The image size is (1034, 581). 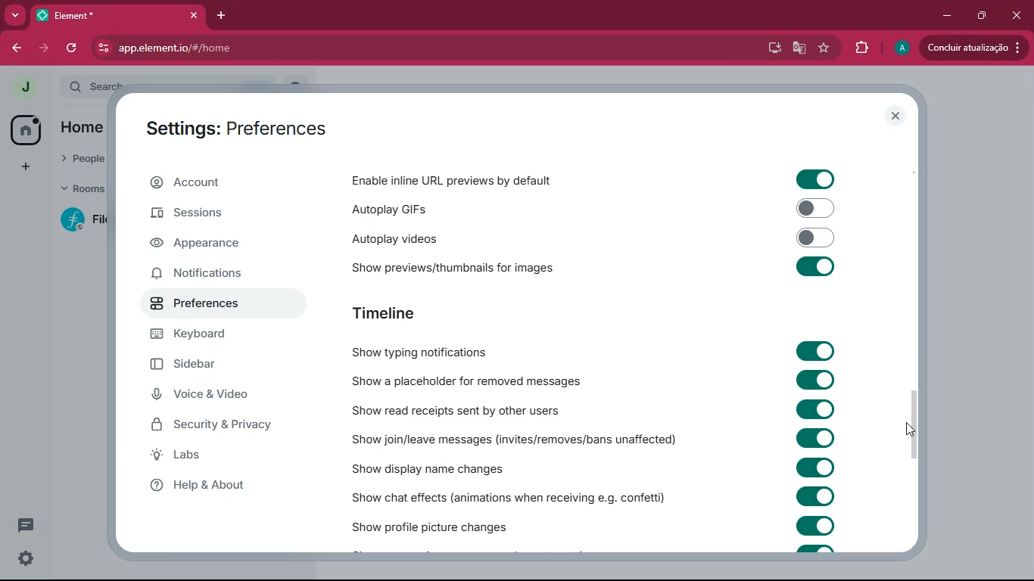 I want to click on show join/leave messages (invites/removes/bans unaffected), so click(x=515, y=439).